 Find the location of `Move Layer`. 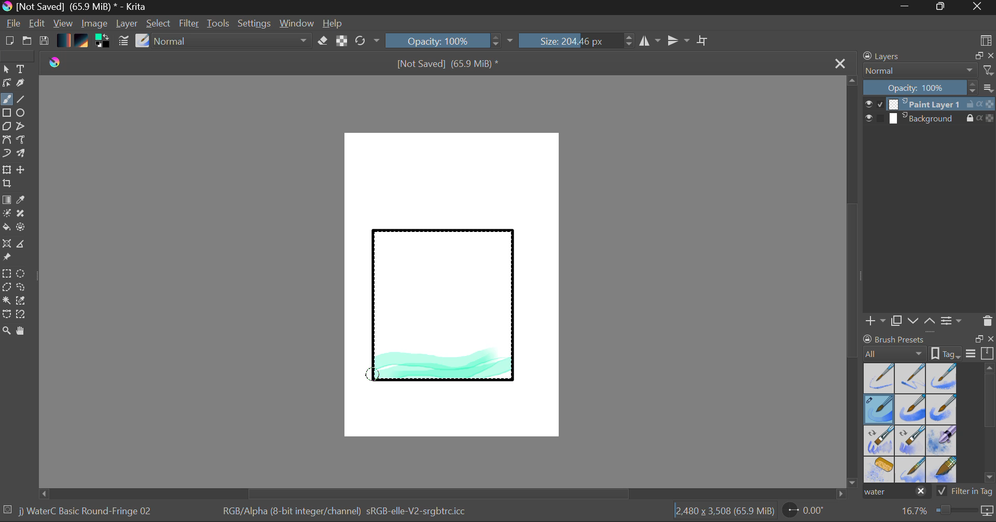

Move Layer is located at coordinates (22, 170).